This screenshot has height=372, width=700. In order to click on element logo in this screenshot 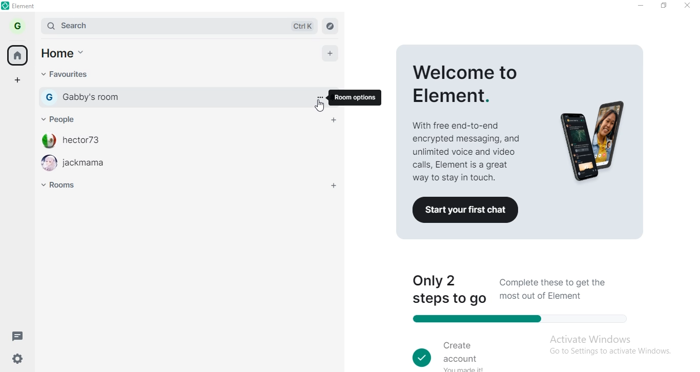, I will do `click(6, 6)`.